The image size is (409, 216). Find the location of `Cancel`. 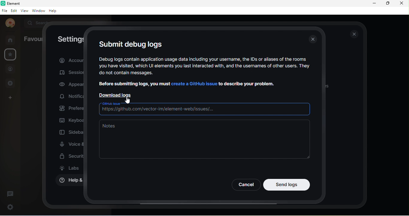

Cancel is located at coordinates (246, 185).